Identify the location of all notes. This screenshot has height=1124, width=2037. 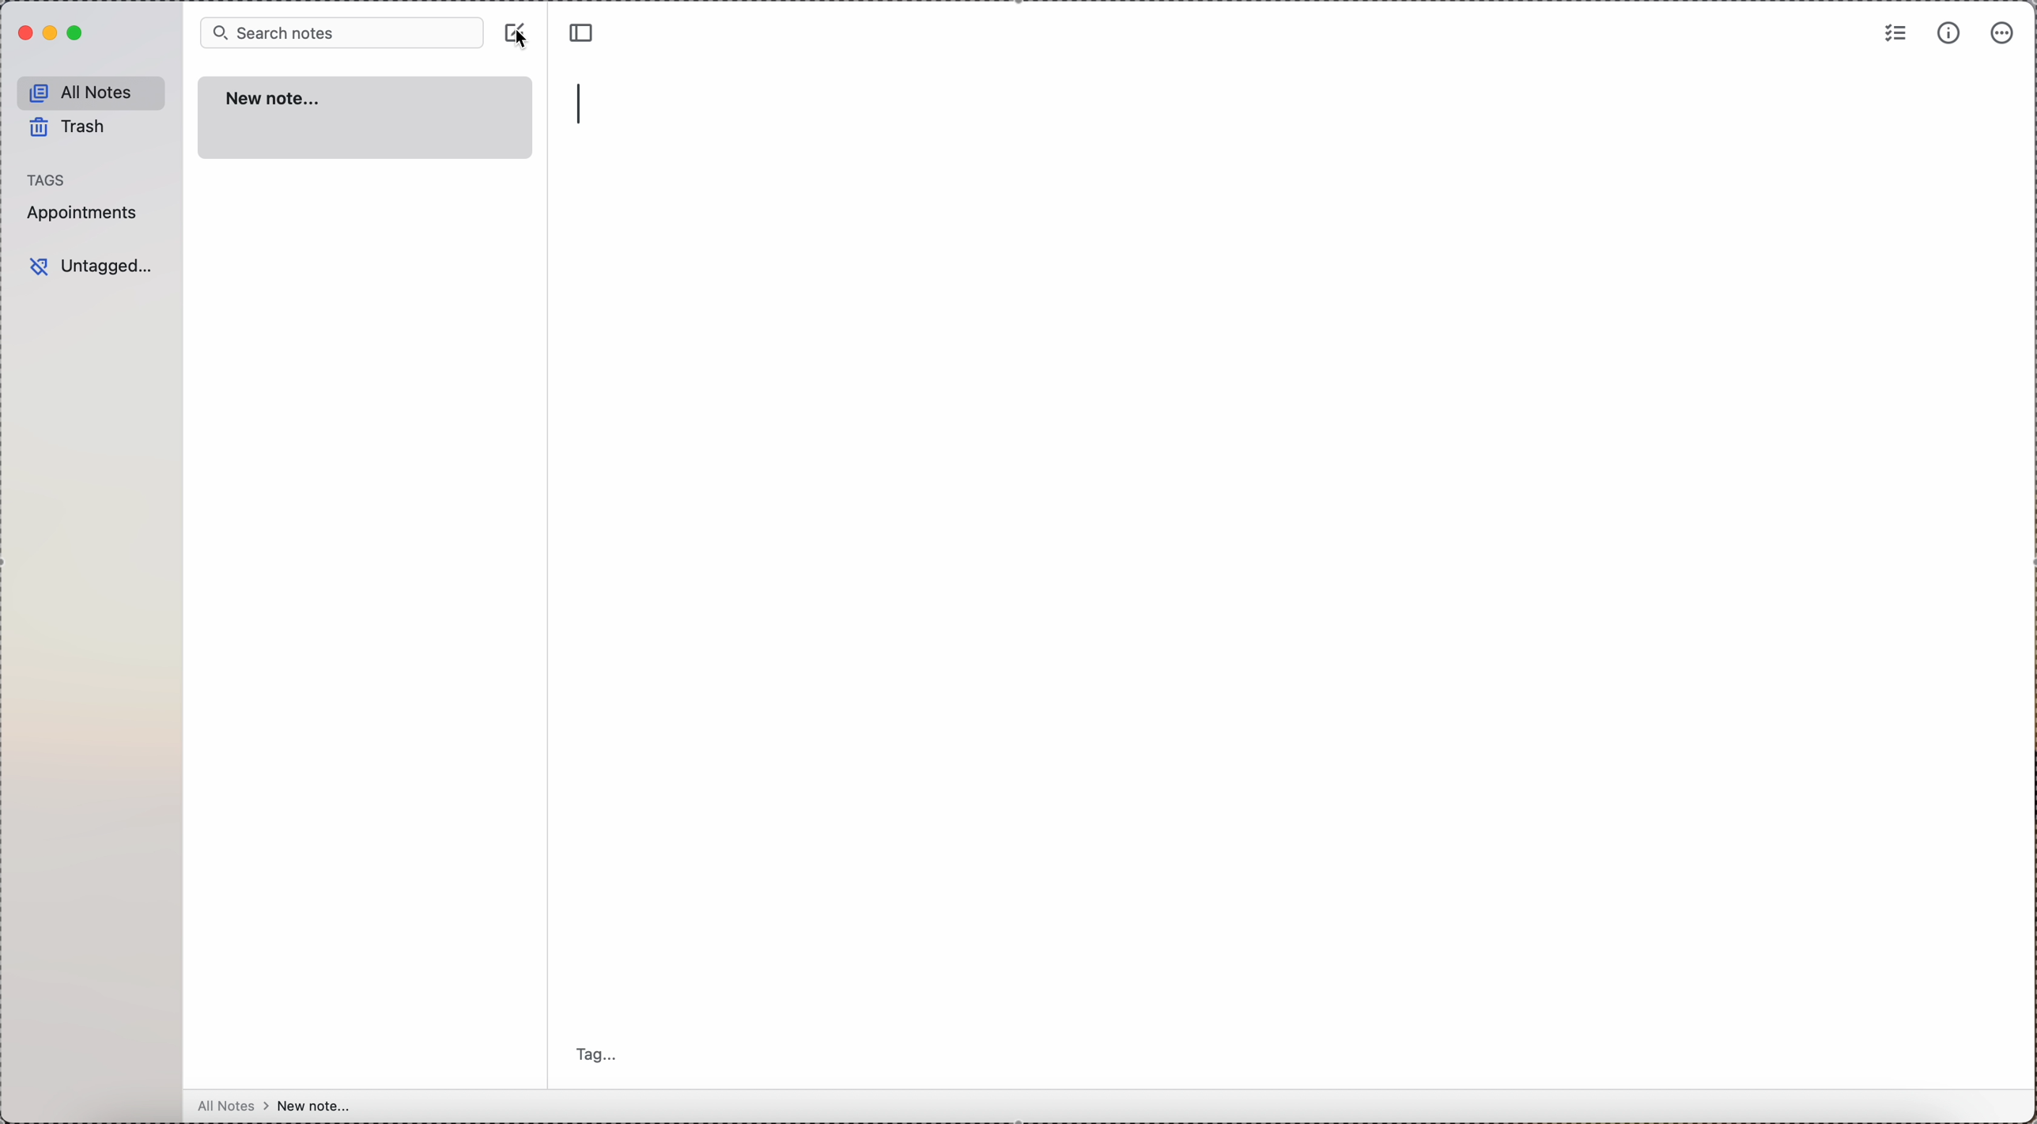
(92, 90).